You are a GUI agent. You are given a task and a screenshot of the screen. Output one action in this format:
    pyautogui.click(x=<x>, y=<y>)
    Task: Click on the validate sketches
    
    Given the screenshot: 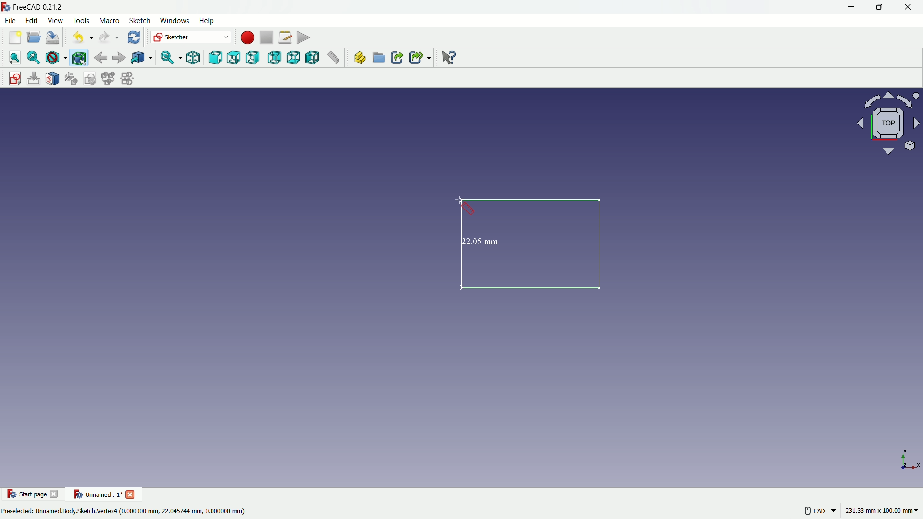 What is the action you would take?
    pyautogui.click(x=90, y=79)
    